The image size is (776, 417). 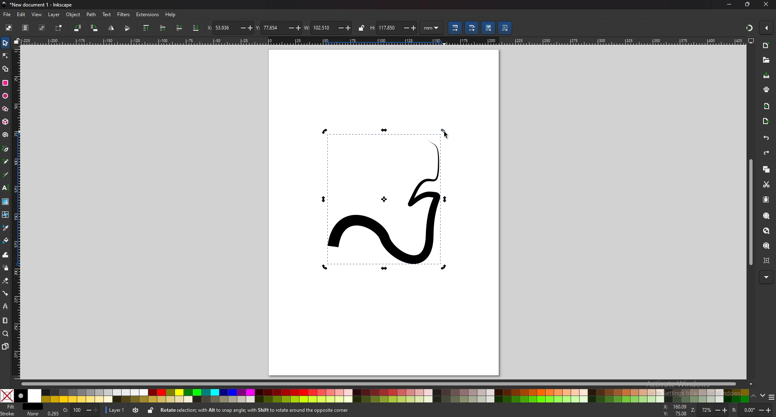 I want to click on scroll bar, so click(x=388, y=383).